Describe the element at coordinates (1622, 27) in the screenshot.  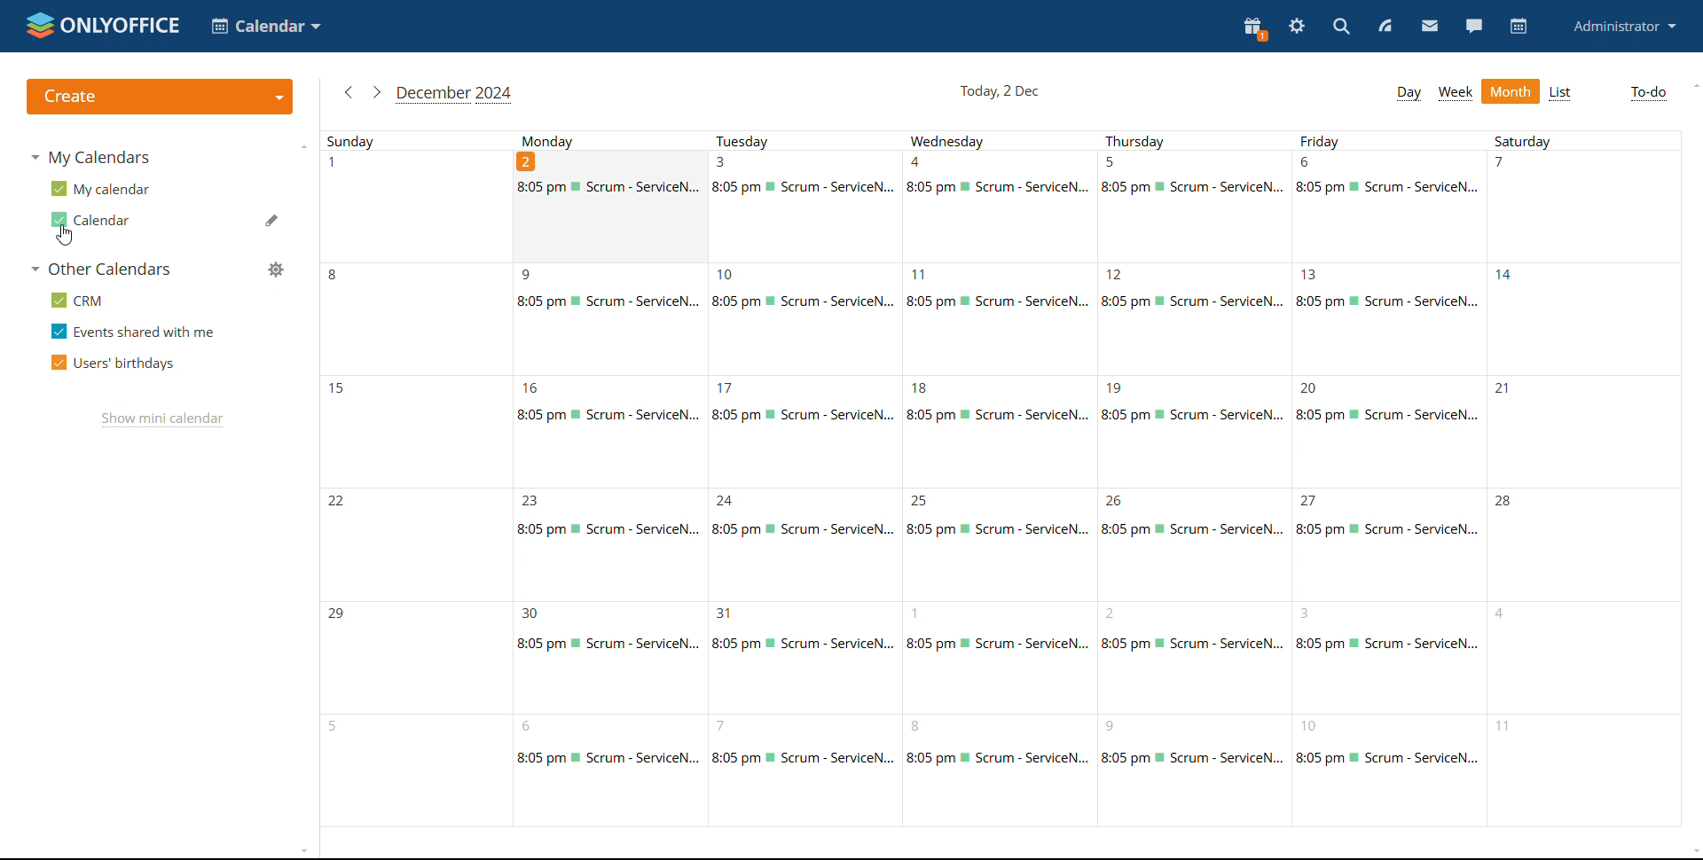
I see `account` at that location.